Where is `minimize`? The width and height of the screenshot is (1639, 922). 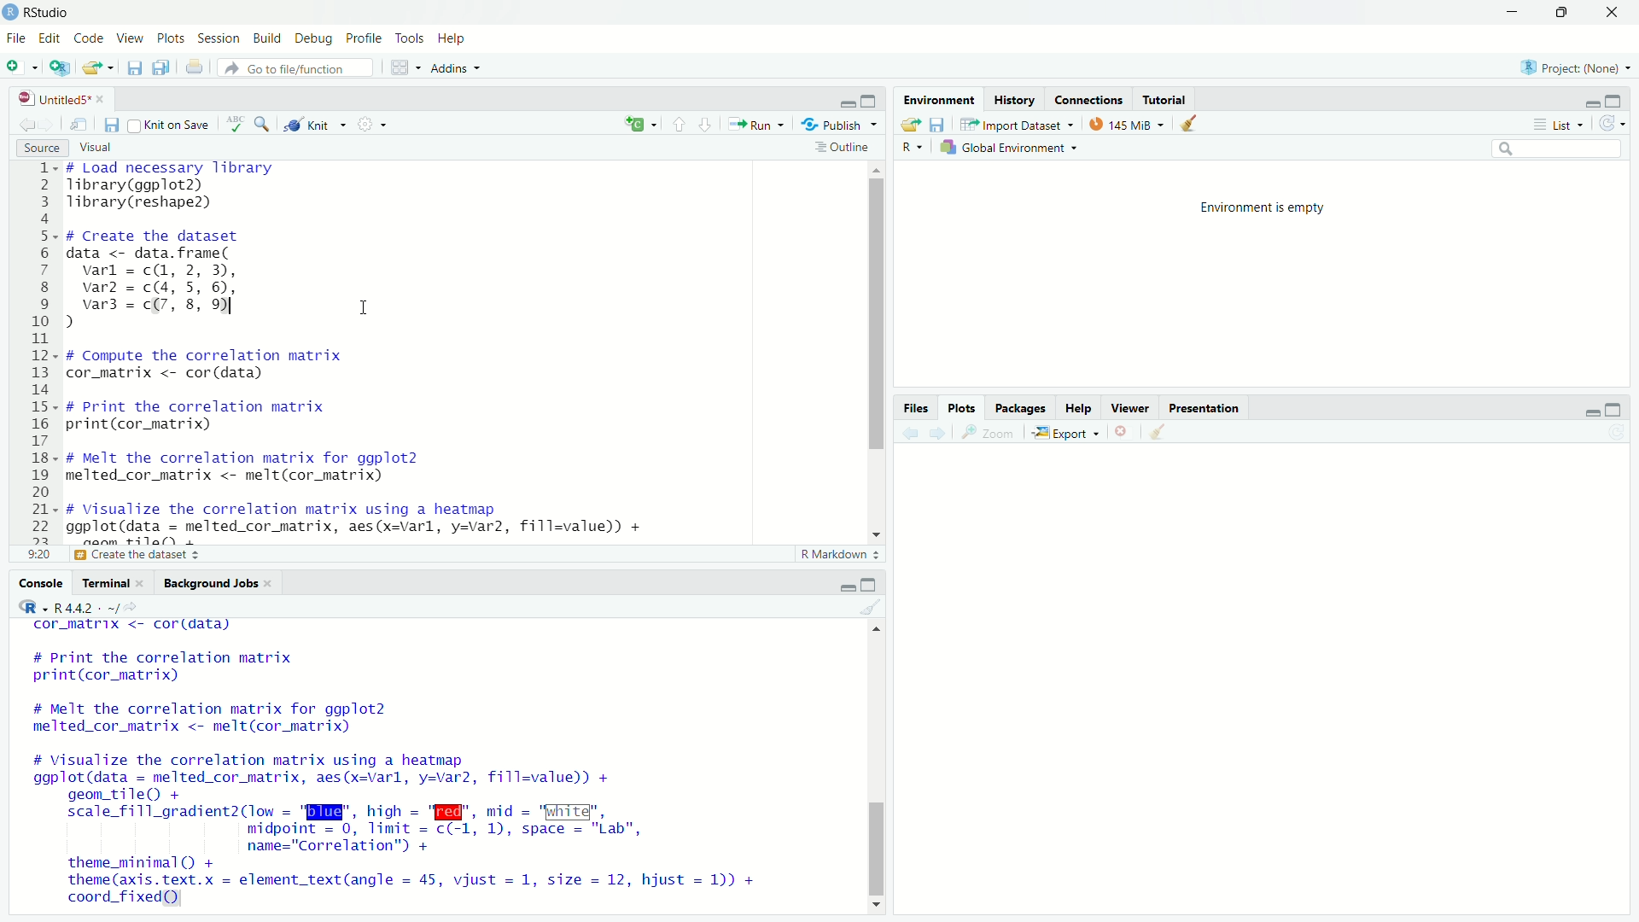
minimize is located at coordinates (1512, 12).